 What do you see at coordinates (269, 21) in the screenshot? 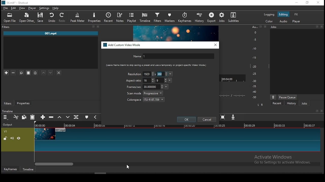
I see `color` at bounding box center [269, 21].